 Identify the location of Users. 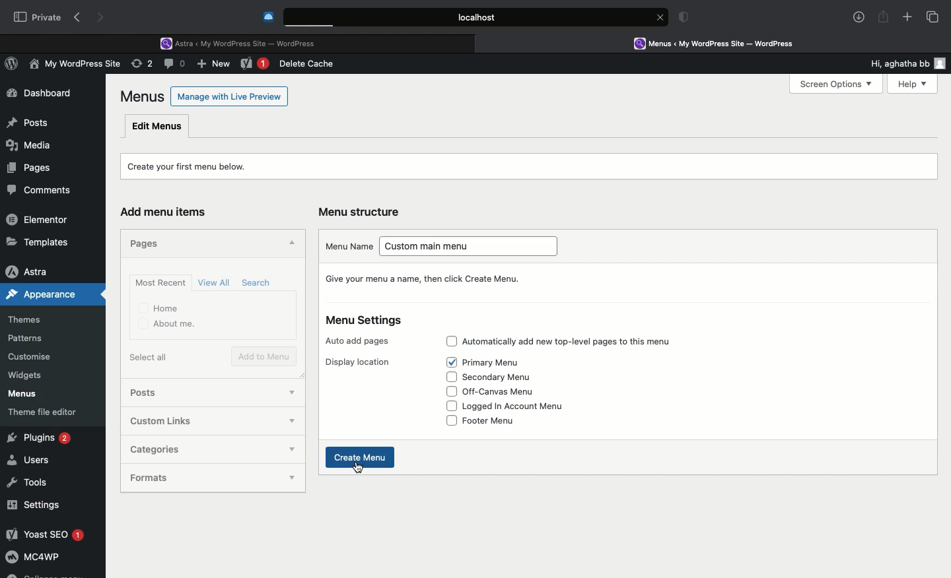
(31, 461).